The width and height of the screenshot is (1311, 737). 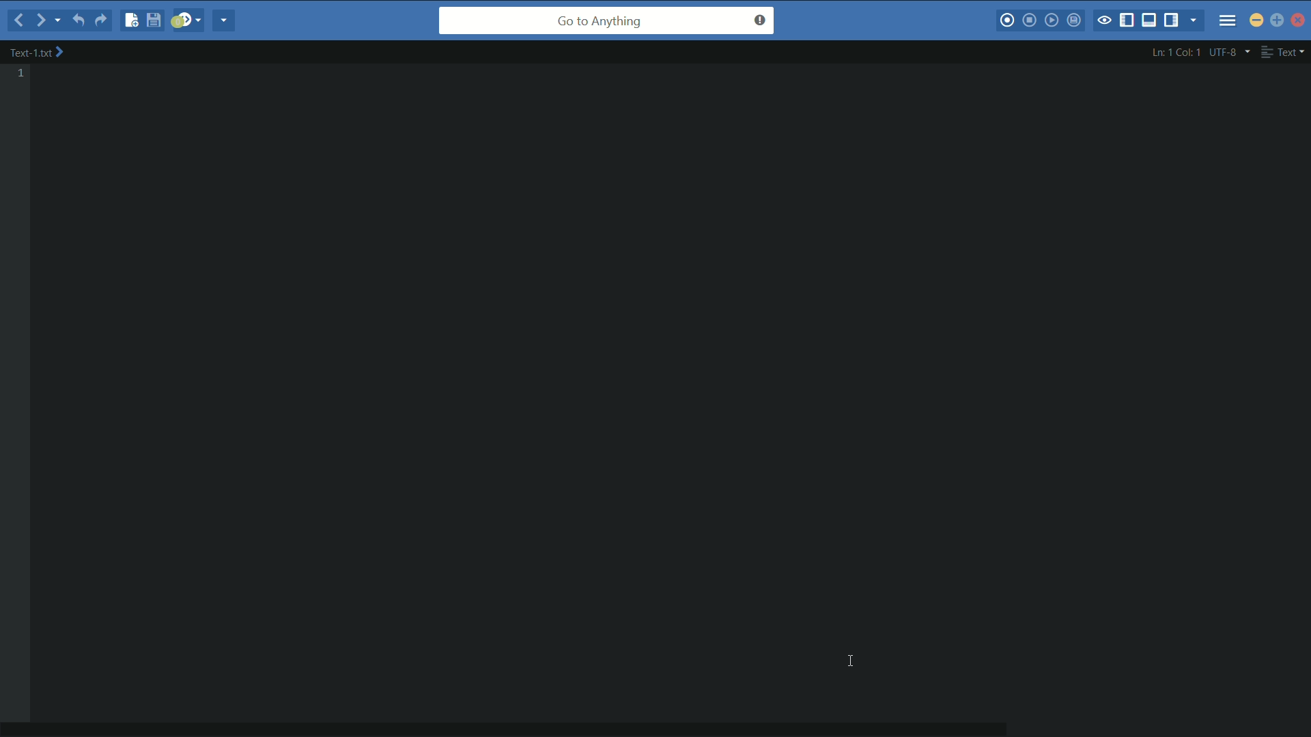 I want to click on utf-8, so click(x=1233, y=50).